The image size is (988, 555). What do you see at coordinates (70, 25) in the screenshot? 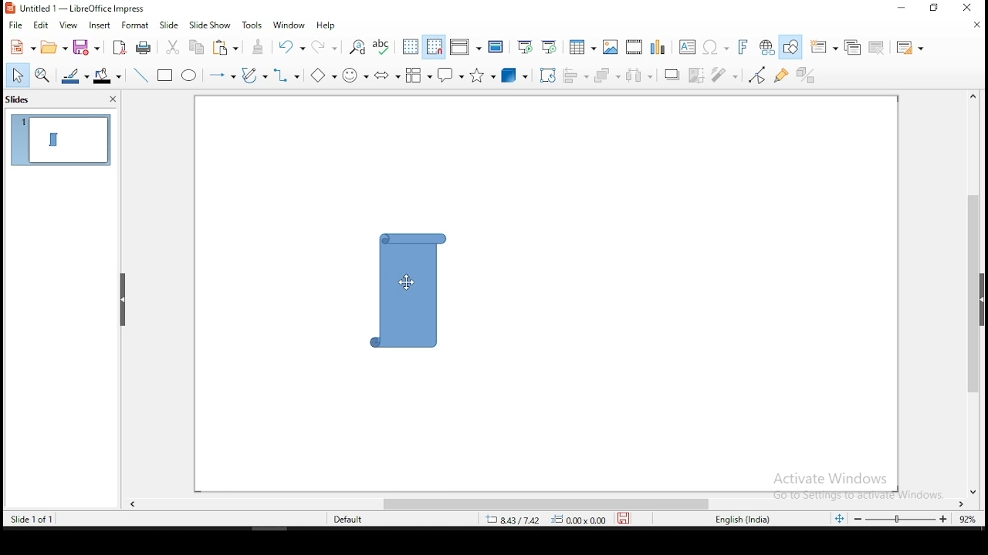
I see `view` at bounding box center [70, 25].